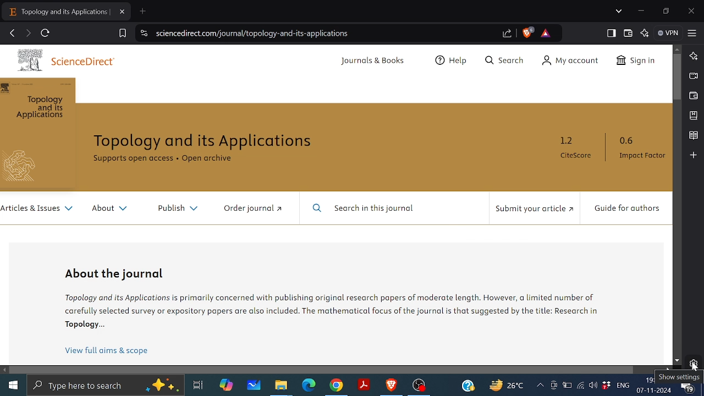  I want to click on Whiteboard, so click(254, 386).